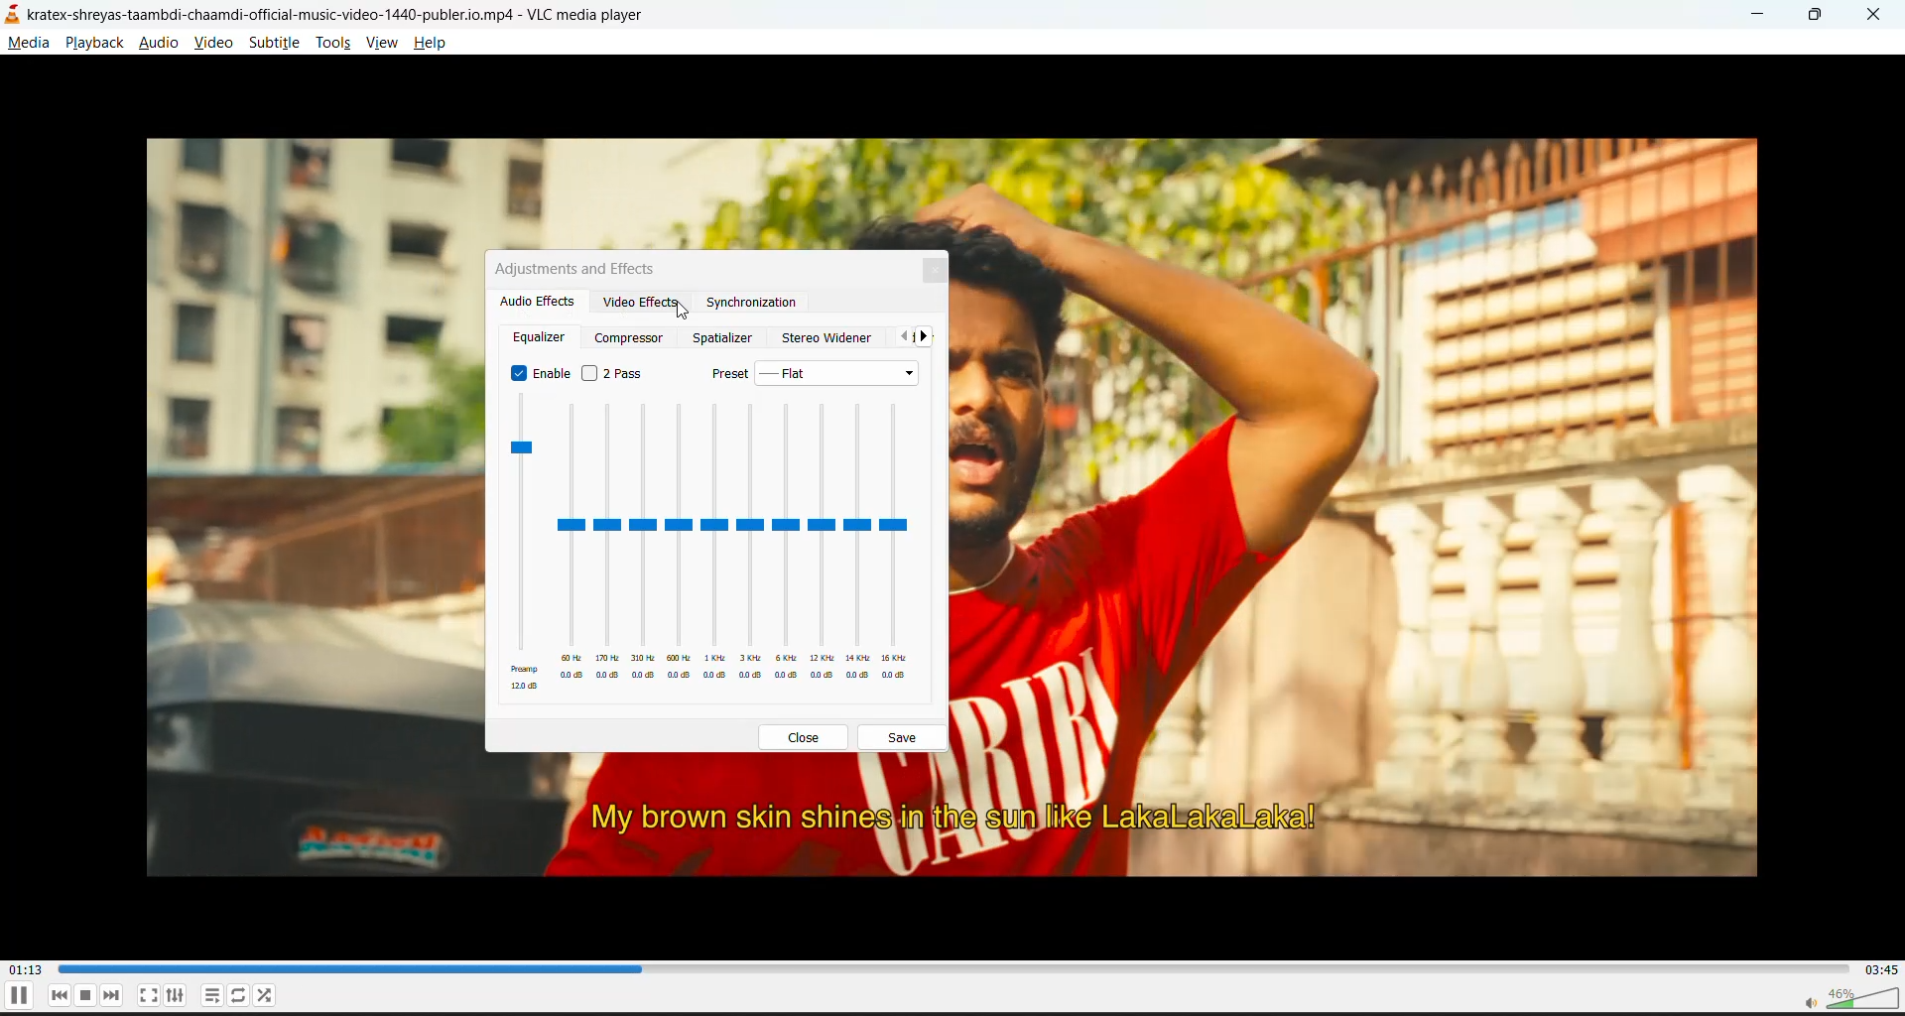  I want to click on minimize, so click(1760, 14).